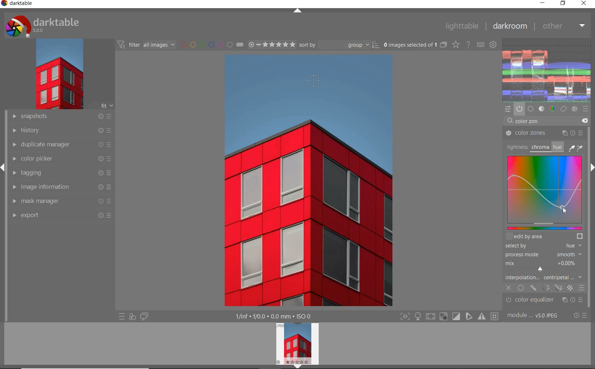  What do you see at coordinates (44, 26) in the screenshot?
I see `system logo & name` at bounding box center [44, 26].